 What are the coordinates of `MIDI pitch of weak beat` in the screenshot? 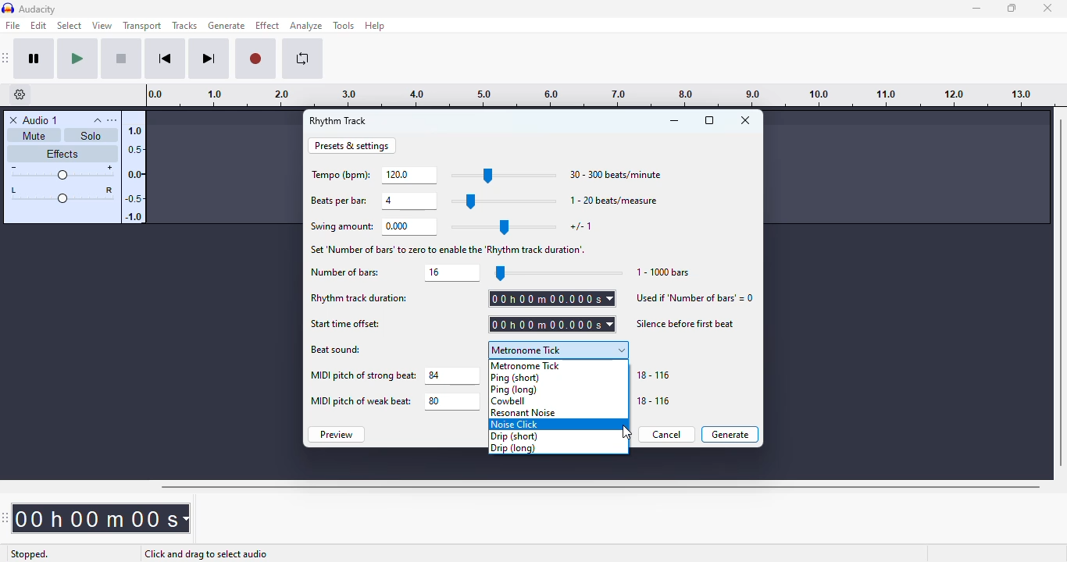 It's located at (361, 402).